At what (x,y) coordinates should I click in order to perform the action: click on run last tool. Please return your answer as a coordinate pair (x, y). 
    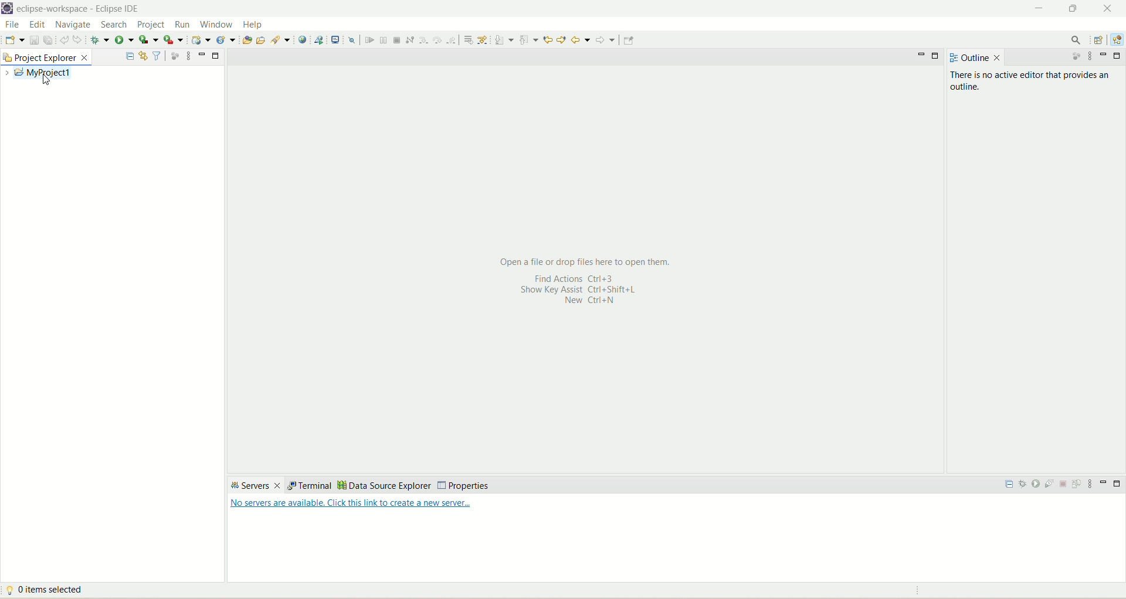
    Looking at the image, I should click on (175, 40).